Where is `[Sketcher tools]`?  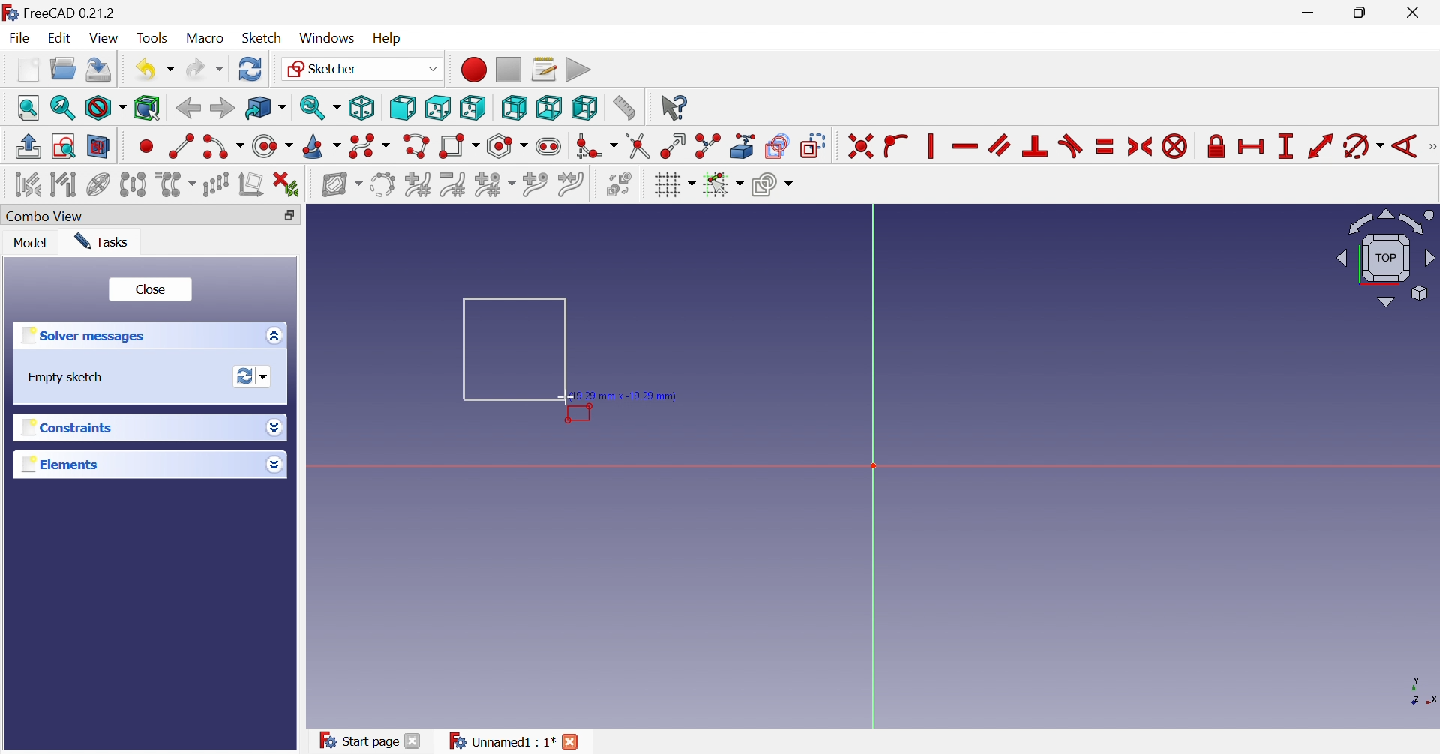 [Sketcher tools] is located at coordinates (1431, 148).